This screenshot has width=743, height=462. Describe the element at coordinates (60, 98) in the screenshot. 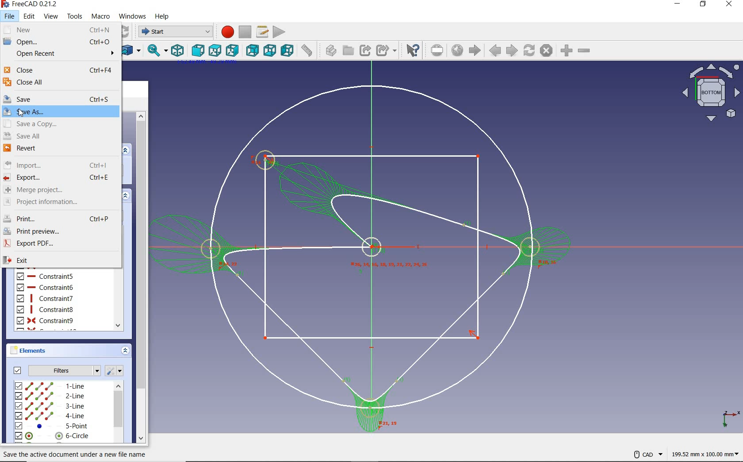

I see `save` at that location.